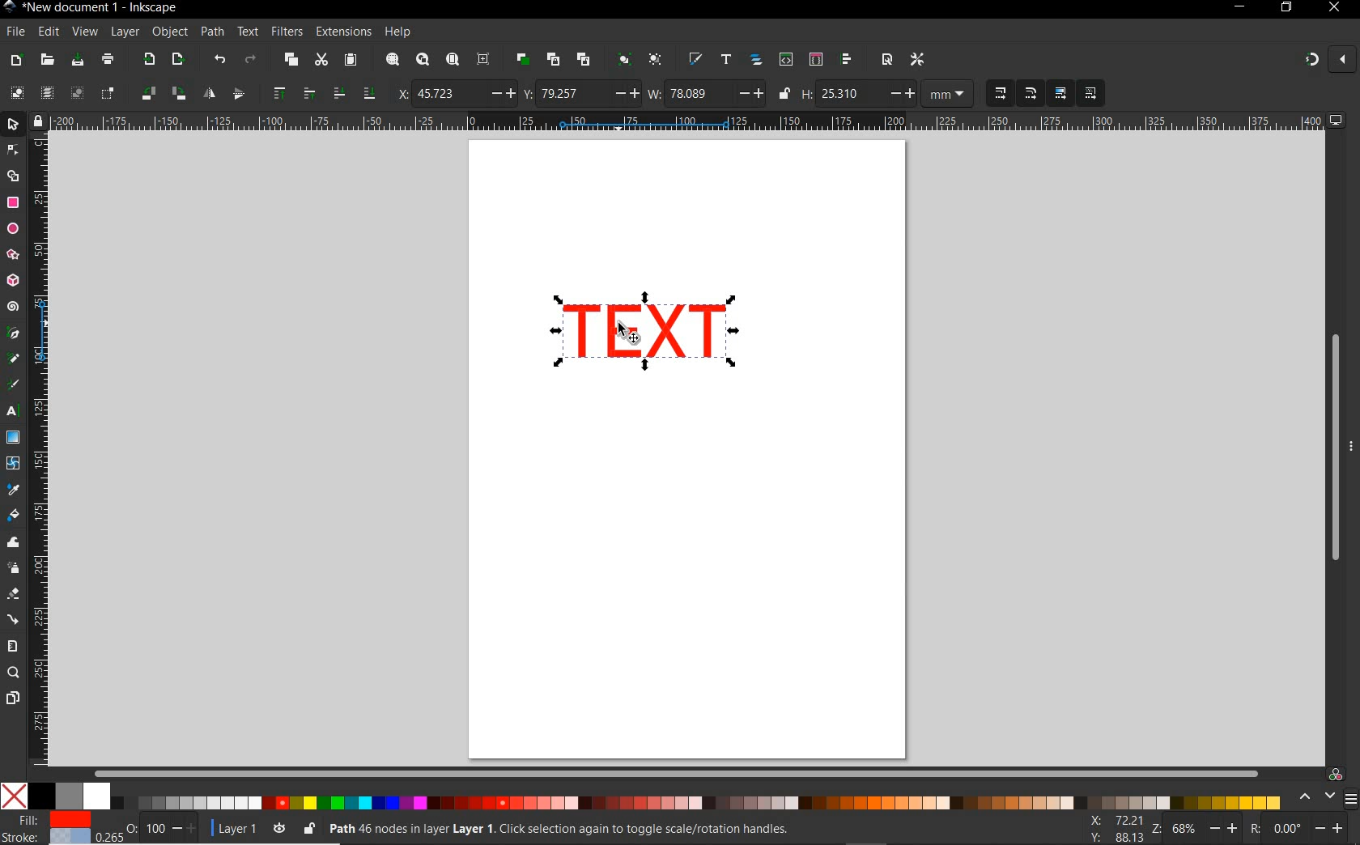  I want to click on SELECTOR TOOL, so click(640, 341).